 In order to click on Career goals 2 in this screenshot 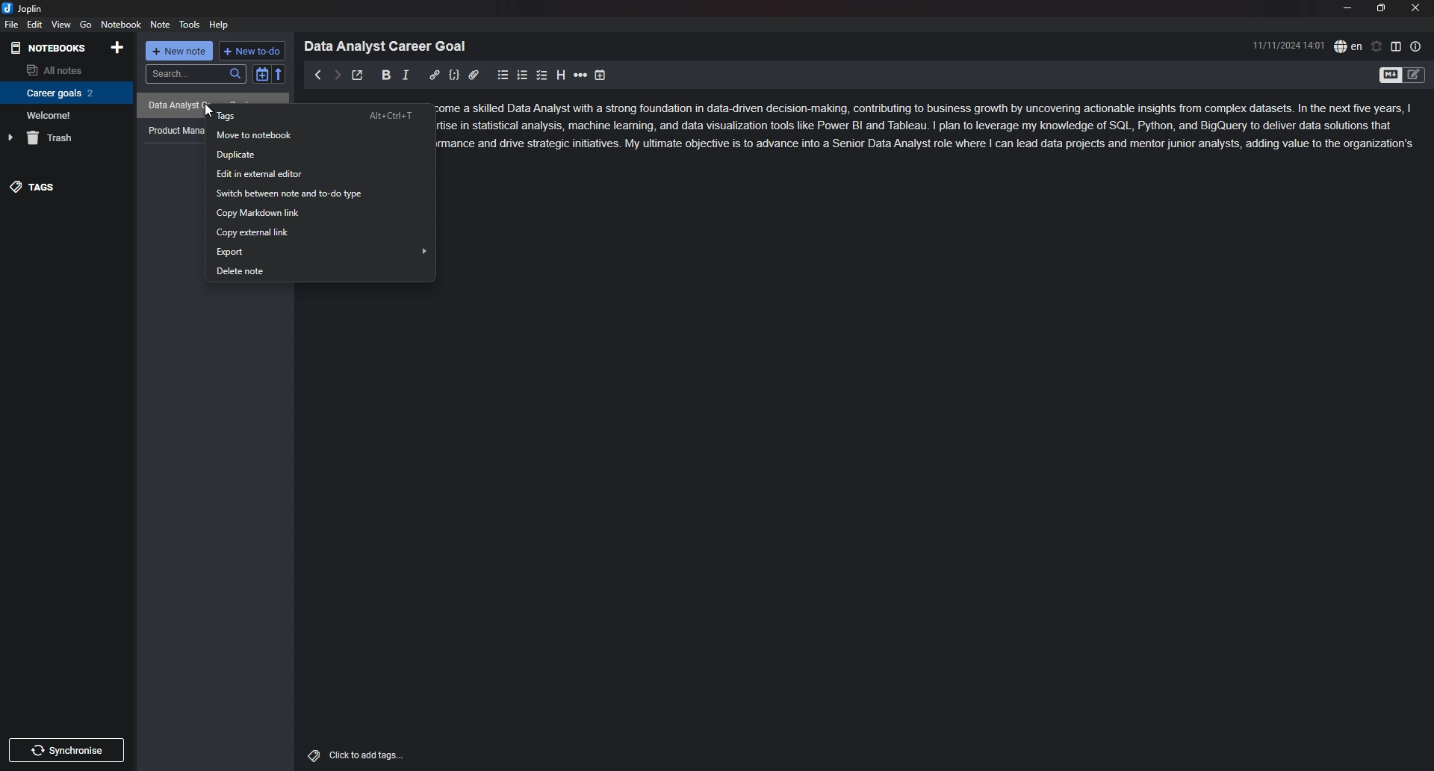, I will do `click(63, 93)`.